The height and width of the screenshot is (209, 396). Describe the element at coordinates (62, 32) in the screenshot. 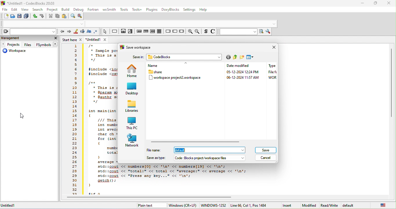

I see `prev` at that location.